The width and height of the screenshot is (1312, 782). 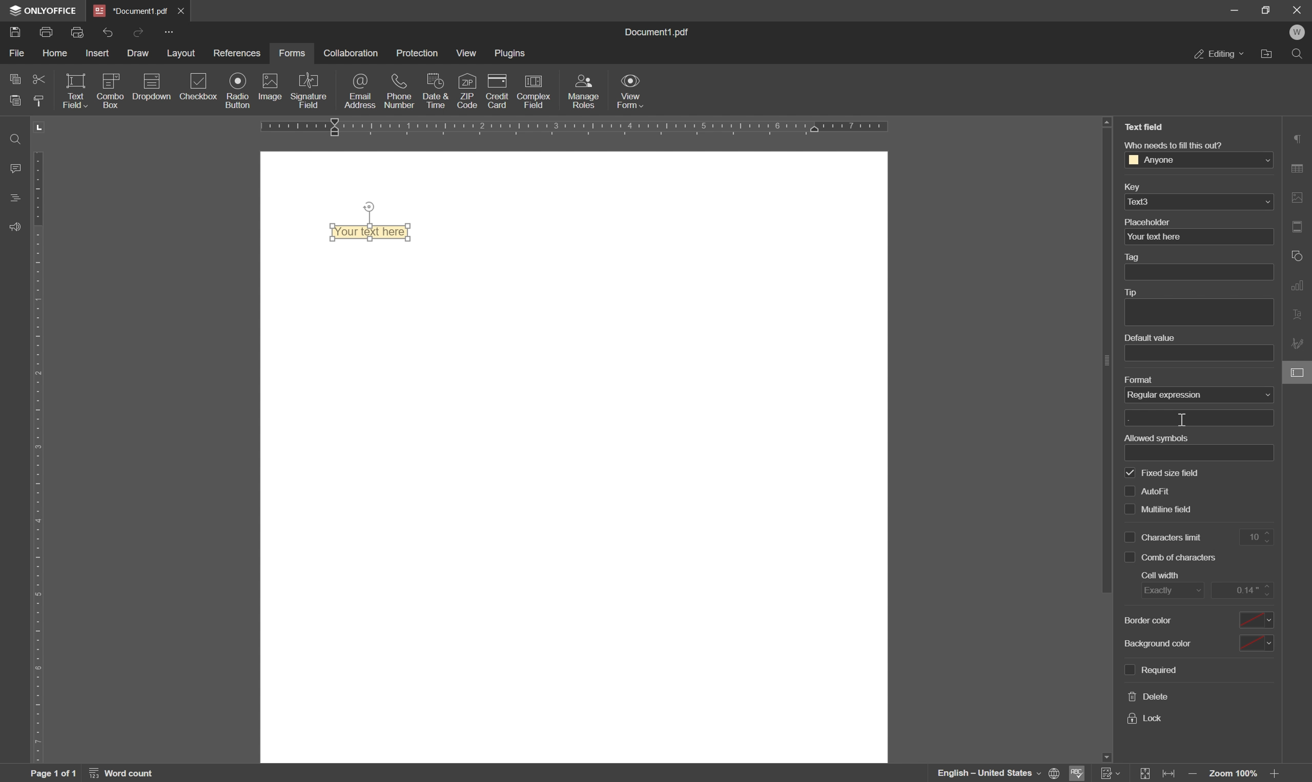 What do you see at coordinates (1205, 453) in the screenshot?
I see `textbox` at bounding box center [1205, 453].